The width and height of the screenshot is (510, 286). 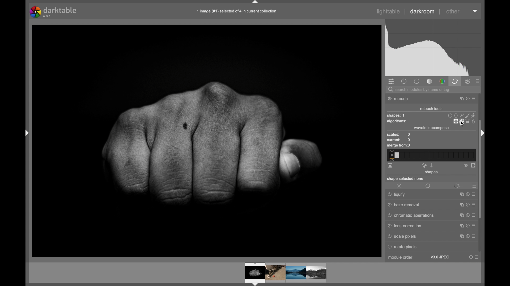 What do you see at coordinates (423, 12) in the screenshot?
I see `darkroom` at bounding box center [423, 12].